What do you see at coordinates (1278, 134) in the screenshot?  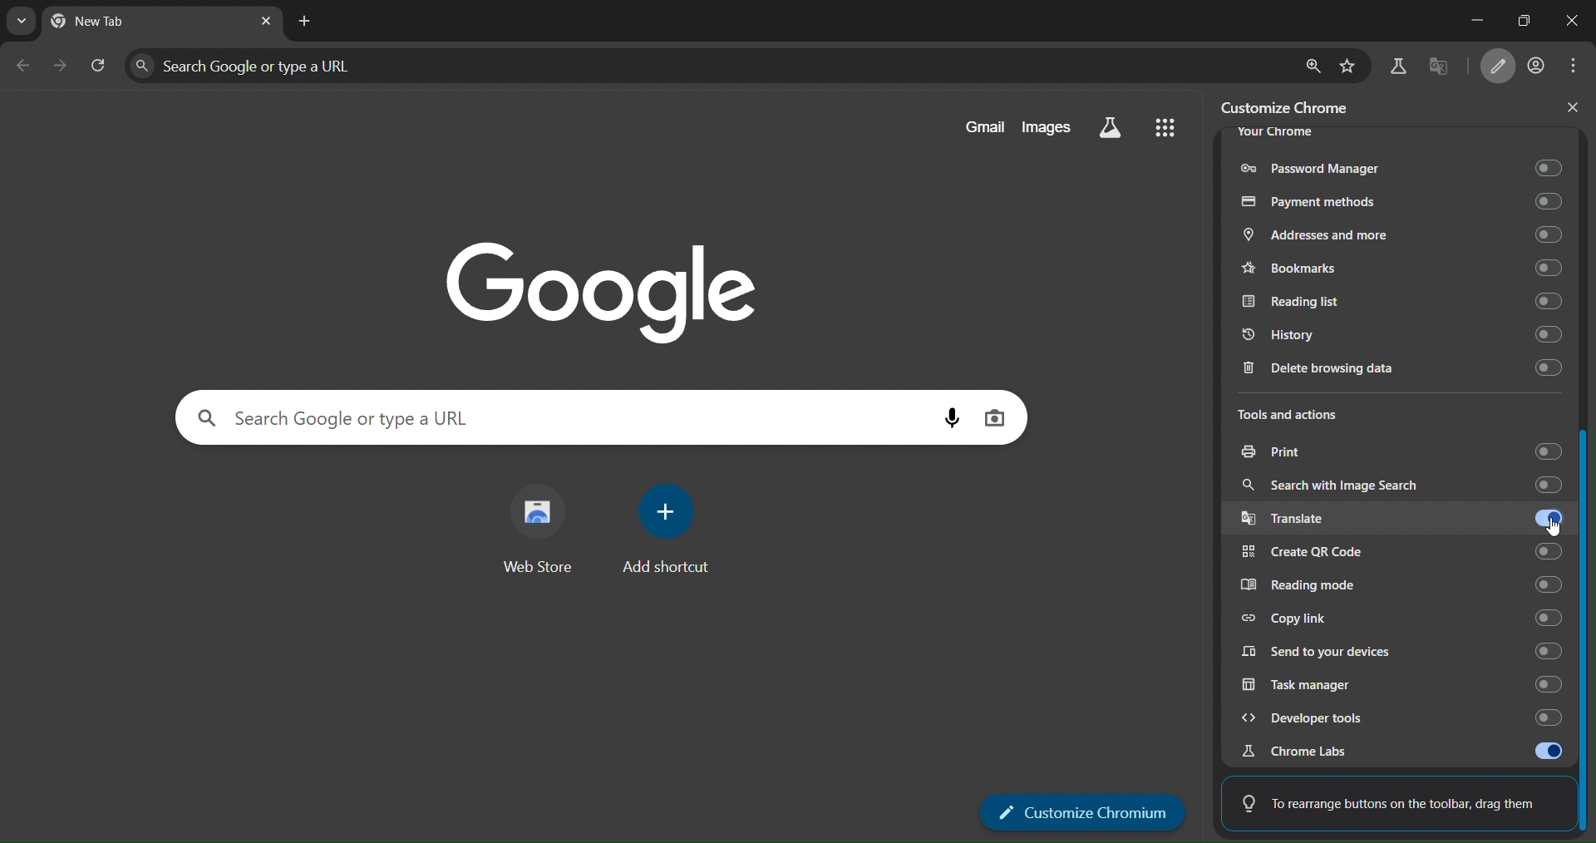 I see `your chrome` at bounding box center [1278, 134].